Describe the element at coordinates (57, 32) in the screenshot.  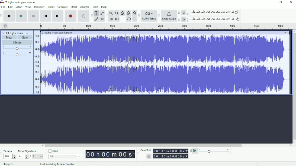
I see `Track title` at that location.